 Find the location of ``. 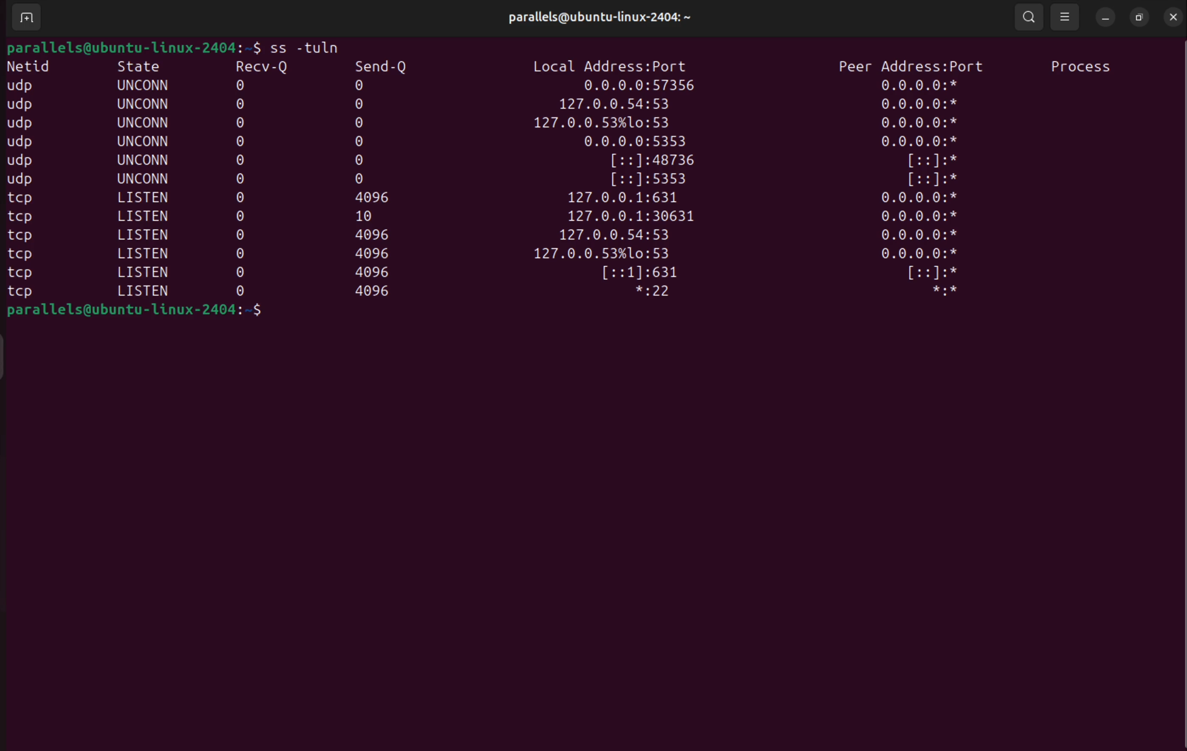

 is located at coordinates (24, 142).